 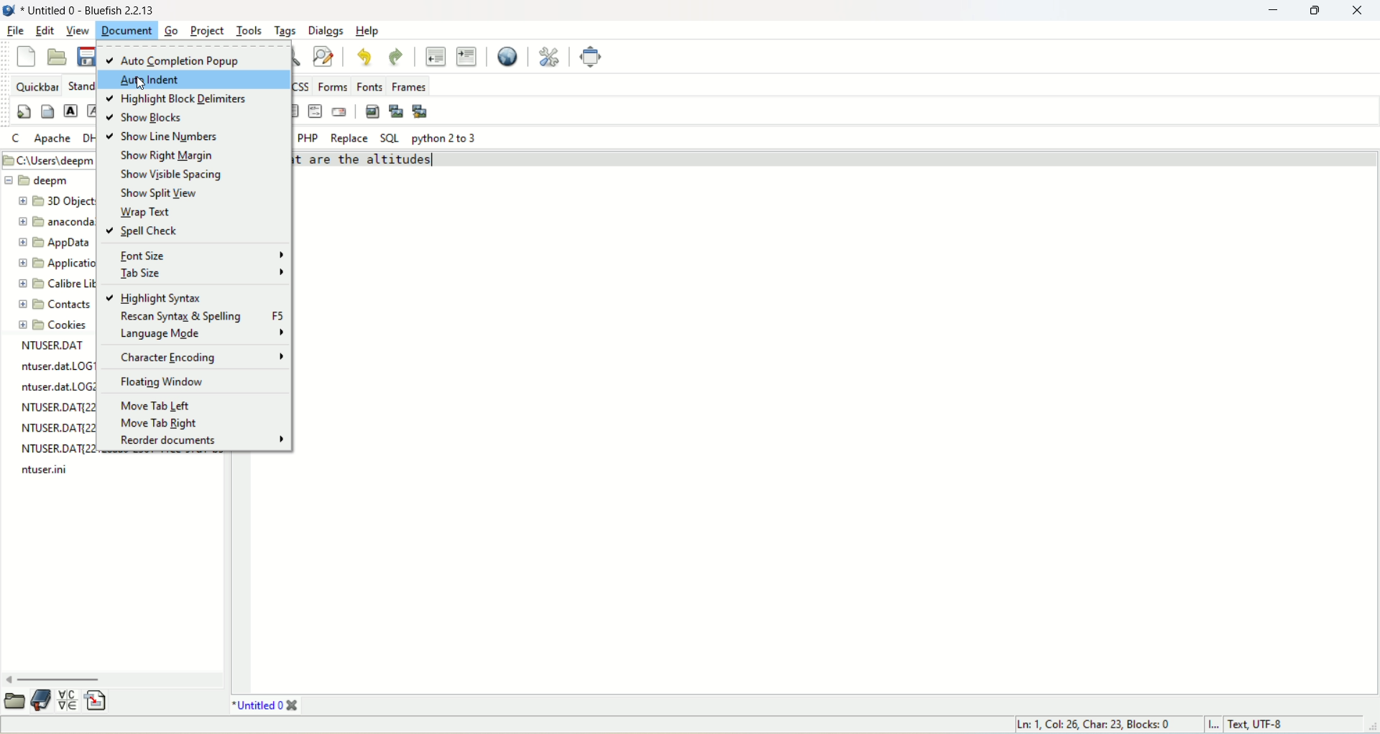 I want to click on document, so click(x=128, y=30).